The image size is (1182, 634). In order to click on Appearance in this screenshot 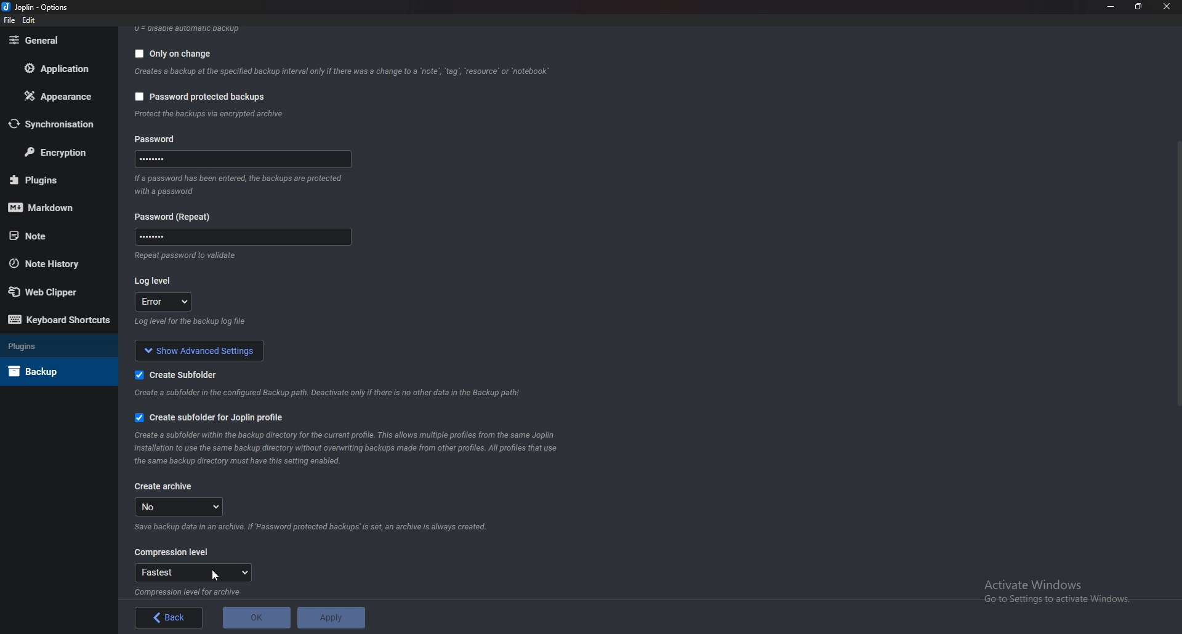, I will do `click(58, 97)`.